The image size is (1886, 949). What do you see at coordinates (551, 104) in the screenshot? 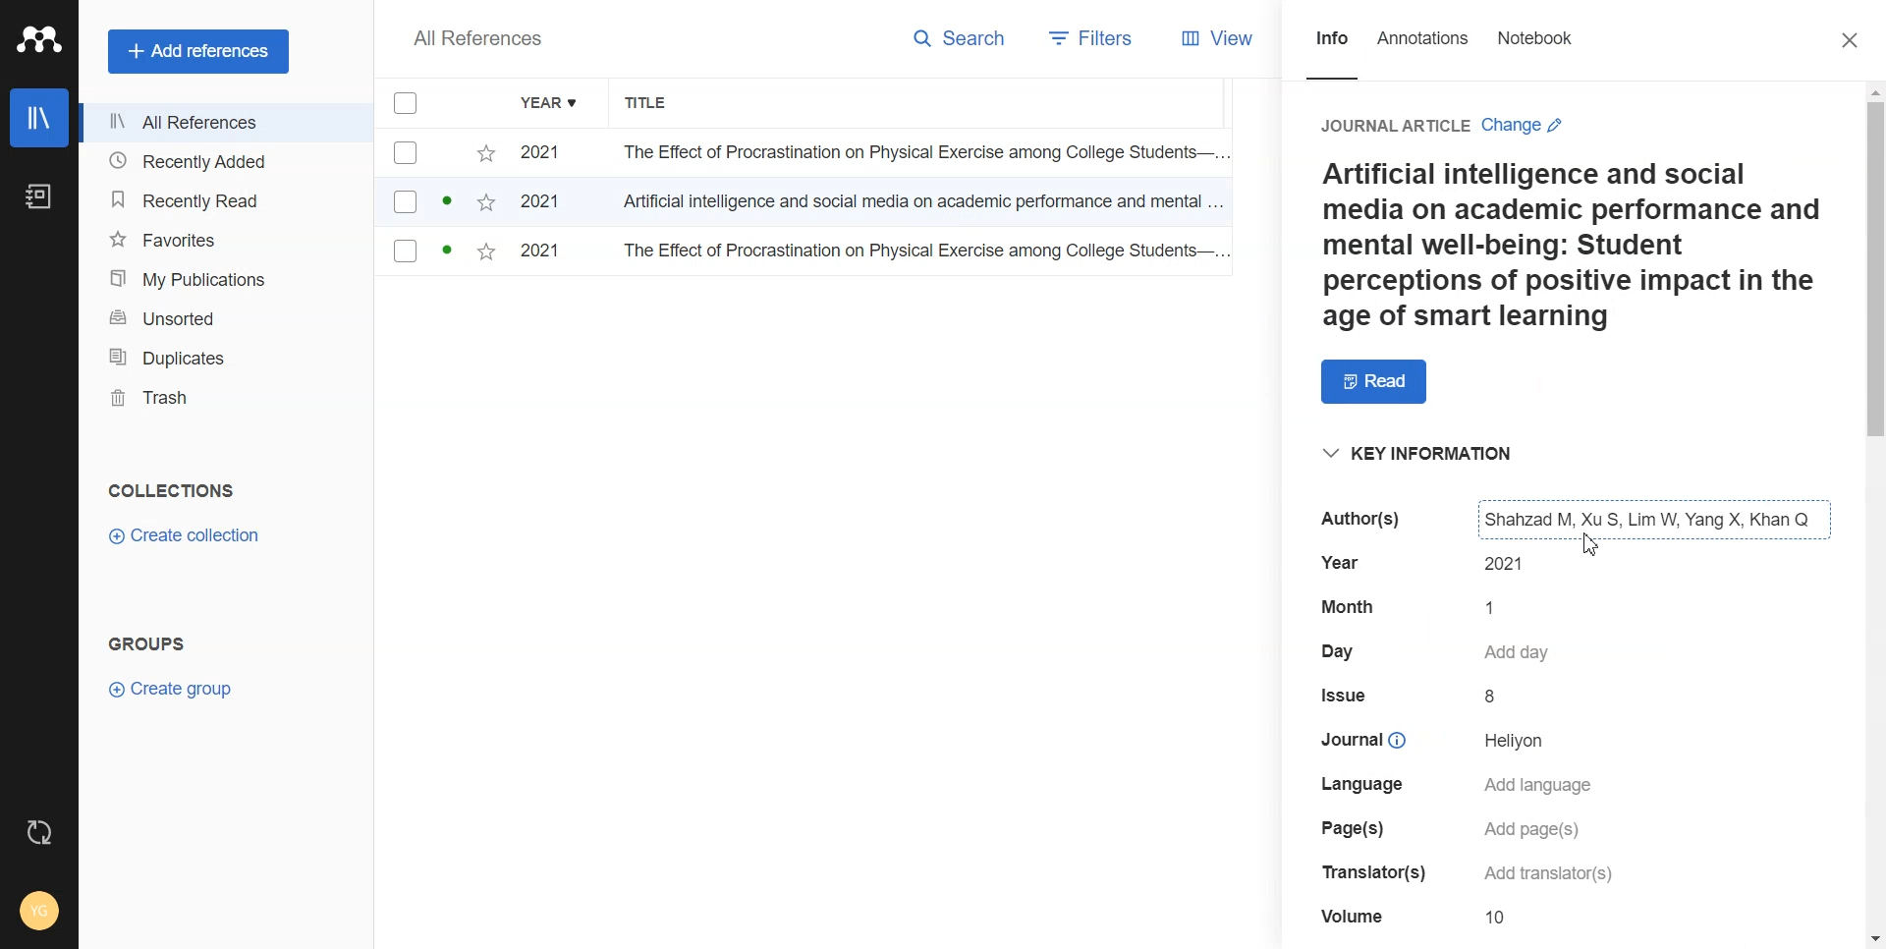
I see `Year` at bounding box center [551, 104].